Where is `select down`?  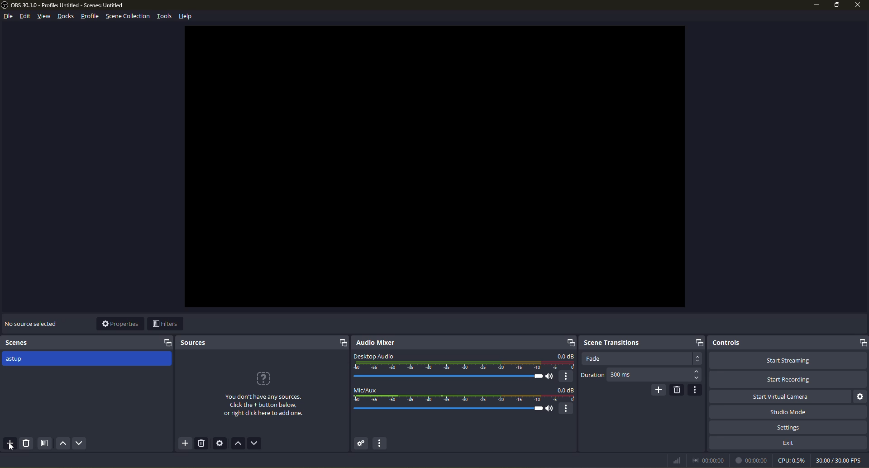 select down is located at coordinates (697, 378).